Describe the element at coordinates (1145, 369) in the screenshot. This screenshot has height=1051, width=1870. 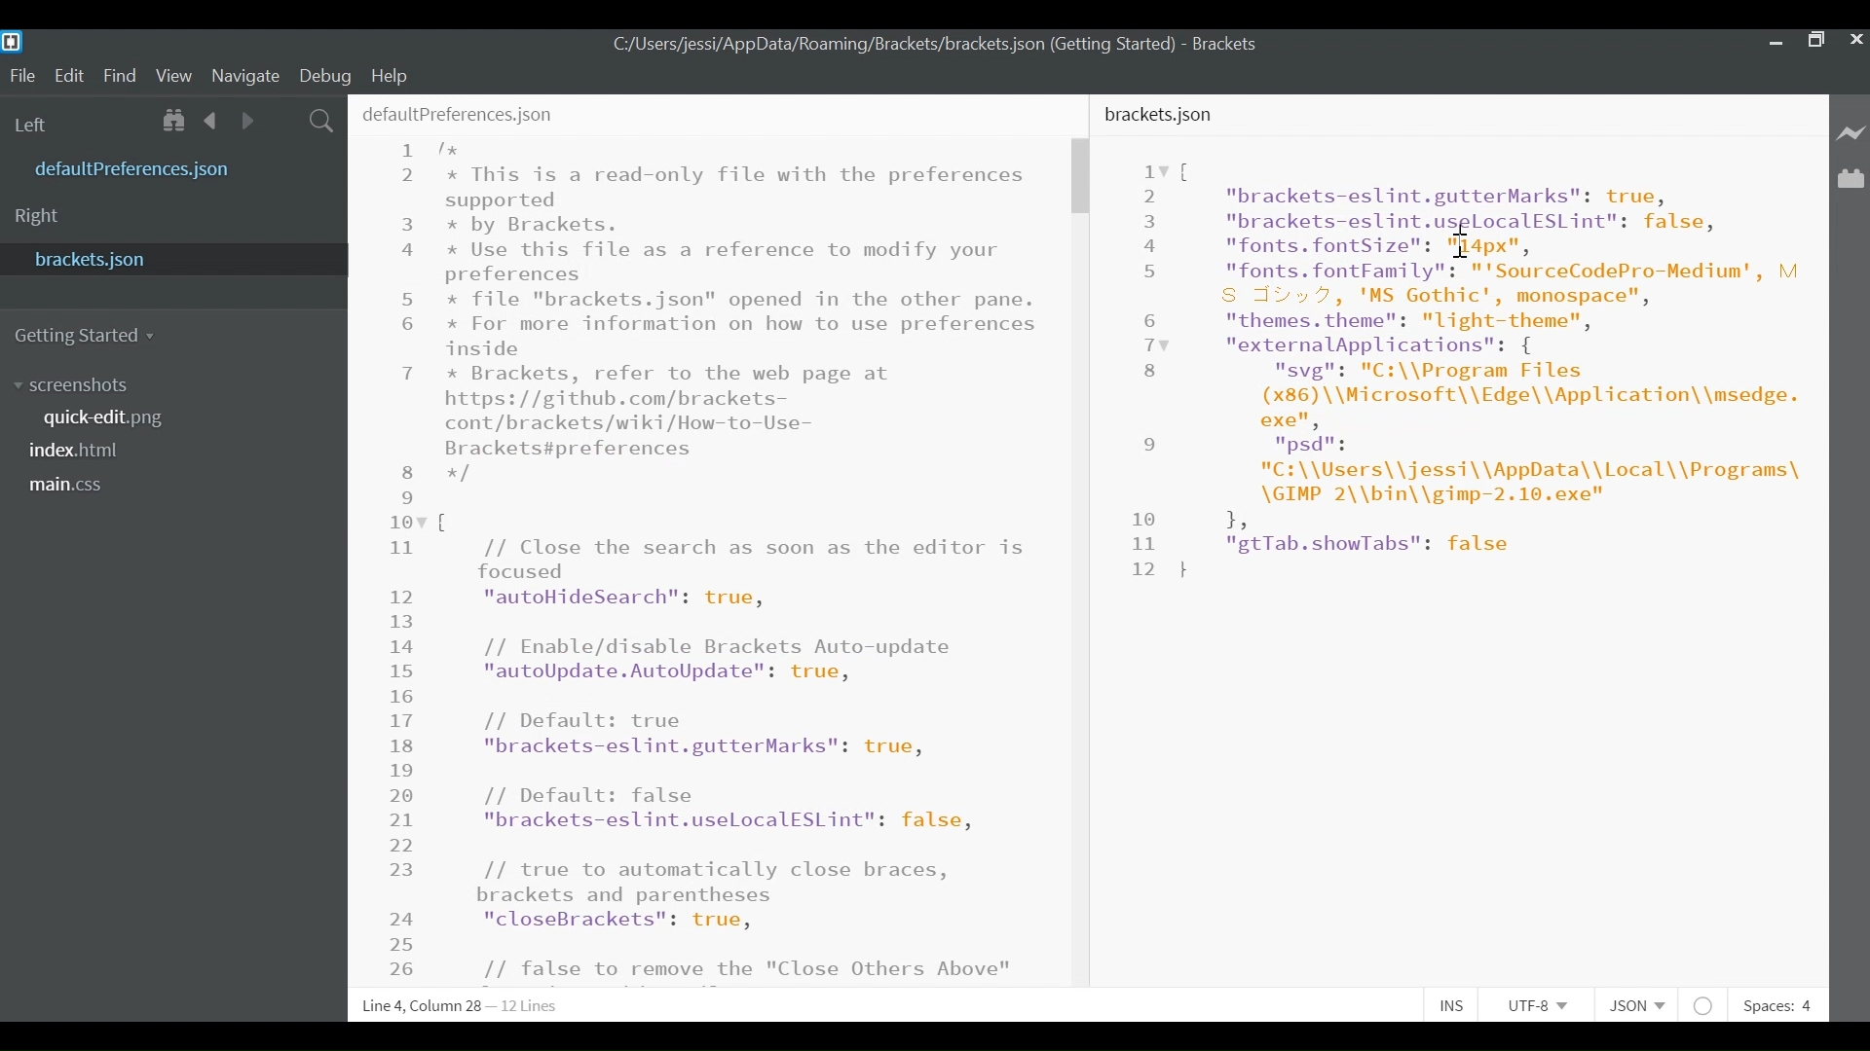
I see `Line Number` at that location.